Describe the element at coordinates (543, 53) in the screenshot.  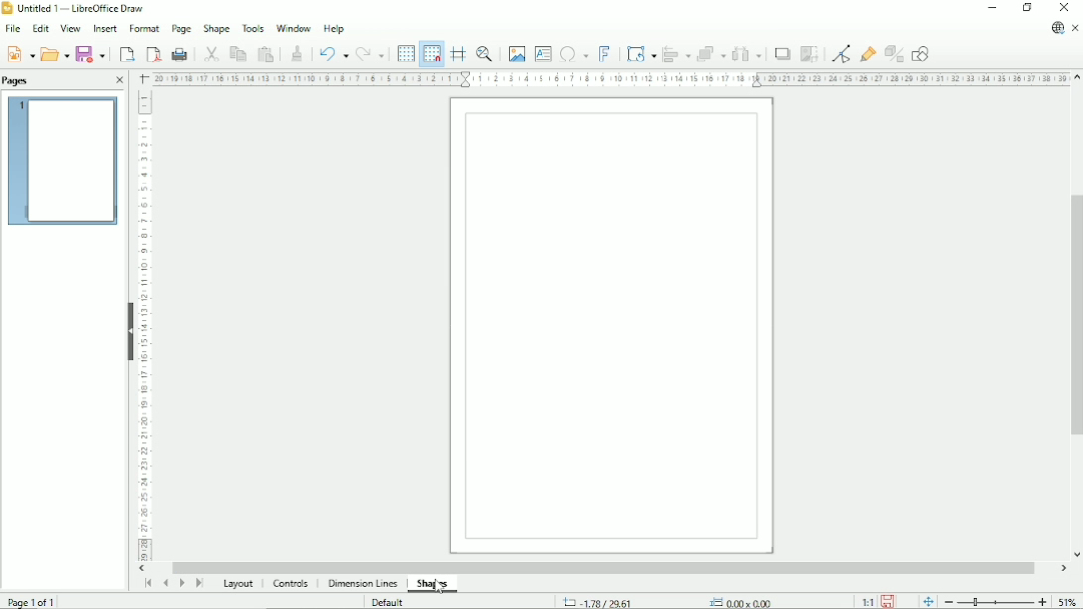
I see `Insert text box` at that location.